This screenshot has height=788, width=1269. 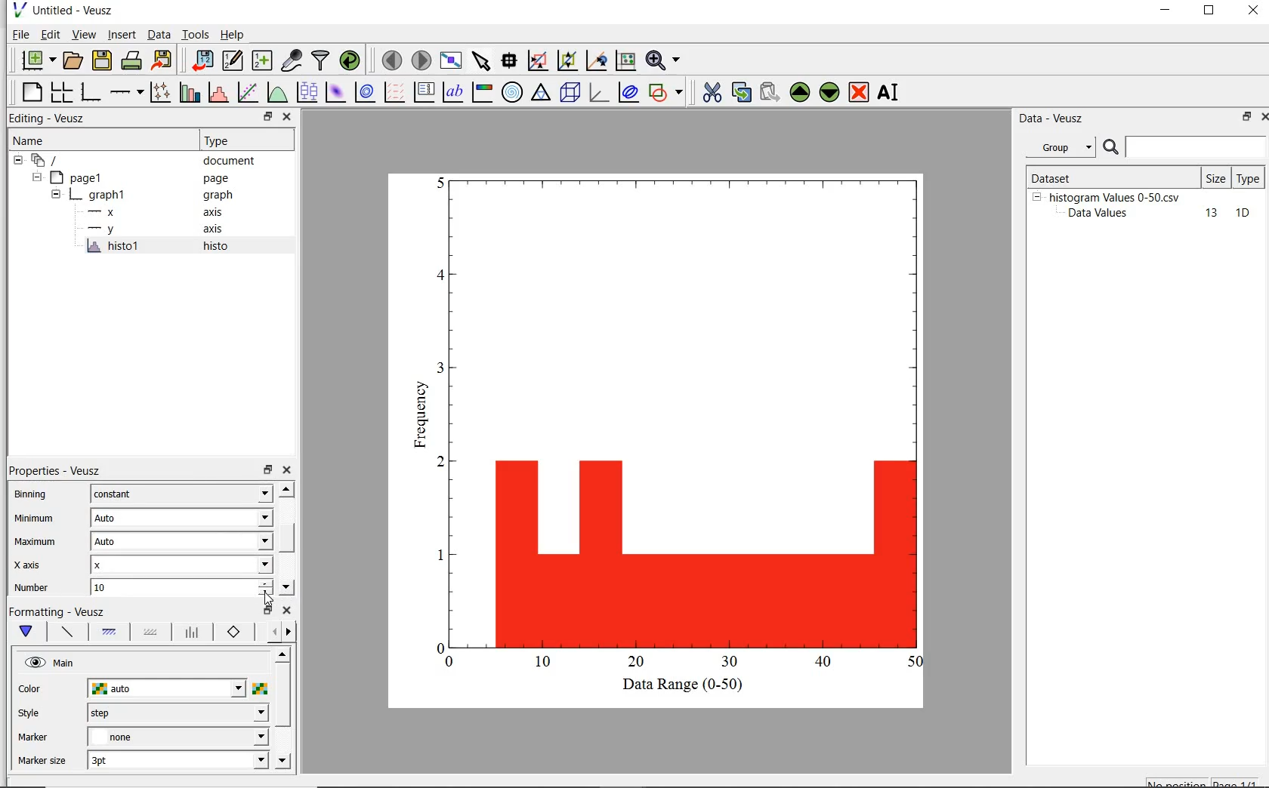 What do you see at coordinates (1166, 12) in the screenshot?
I see `minimize` at bounding box center [1166, 12].